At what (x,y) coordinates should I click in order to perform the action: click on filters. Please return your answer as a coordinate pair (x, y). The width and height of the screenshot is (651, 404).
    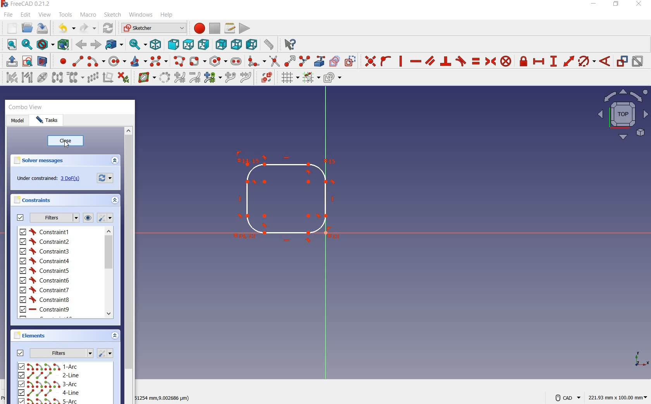
    Looking at the image, I should click on (48, 218).